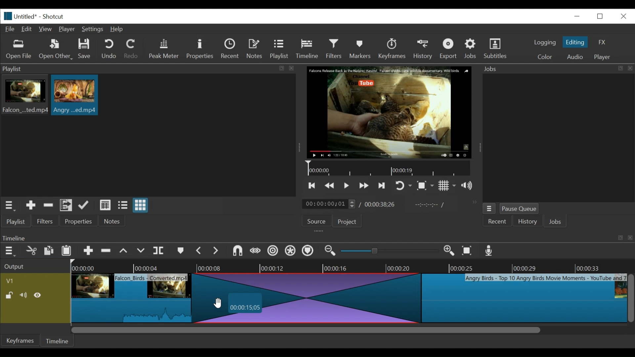 This screenshot has width=635, height=357. Describe the element at coordinates (35, 281) in the screenshot. I see `Video track` at that location.